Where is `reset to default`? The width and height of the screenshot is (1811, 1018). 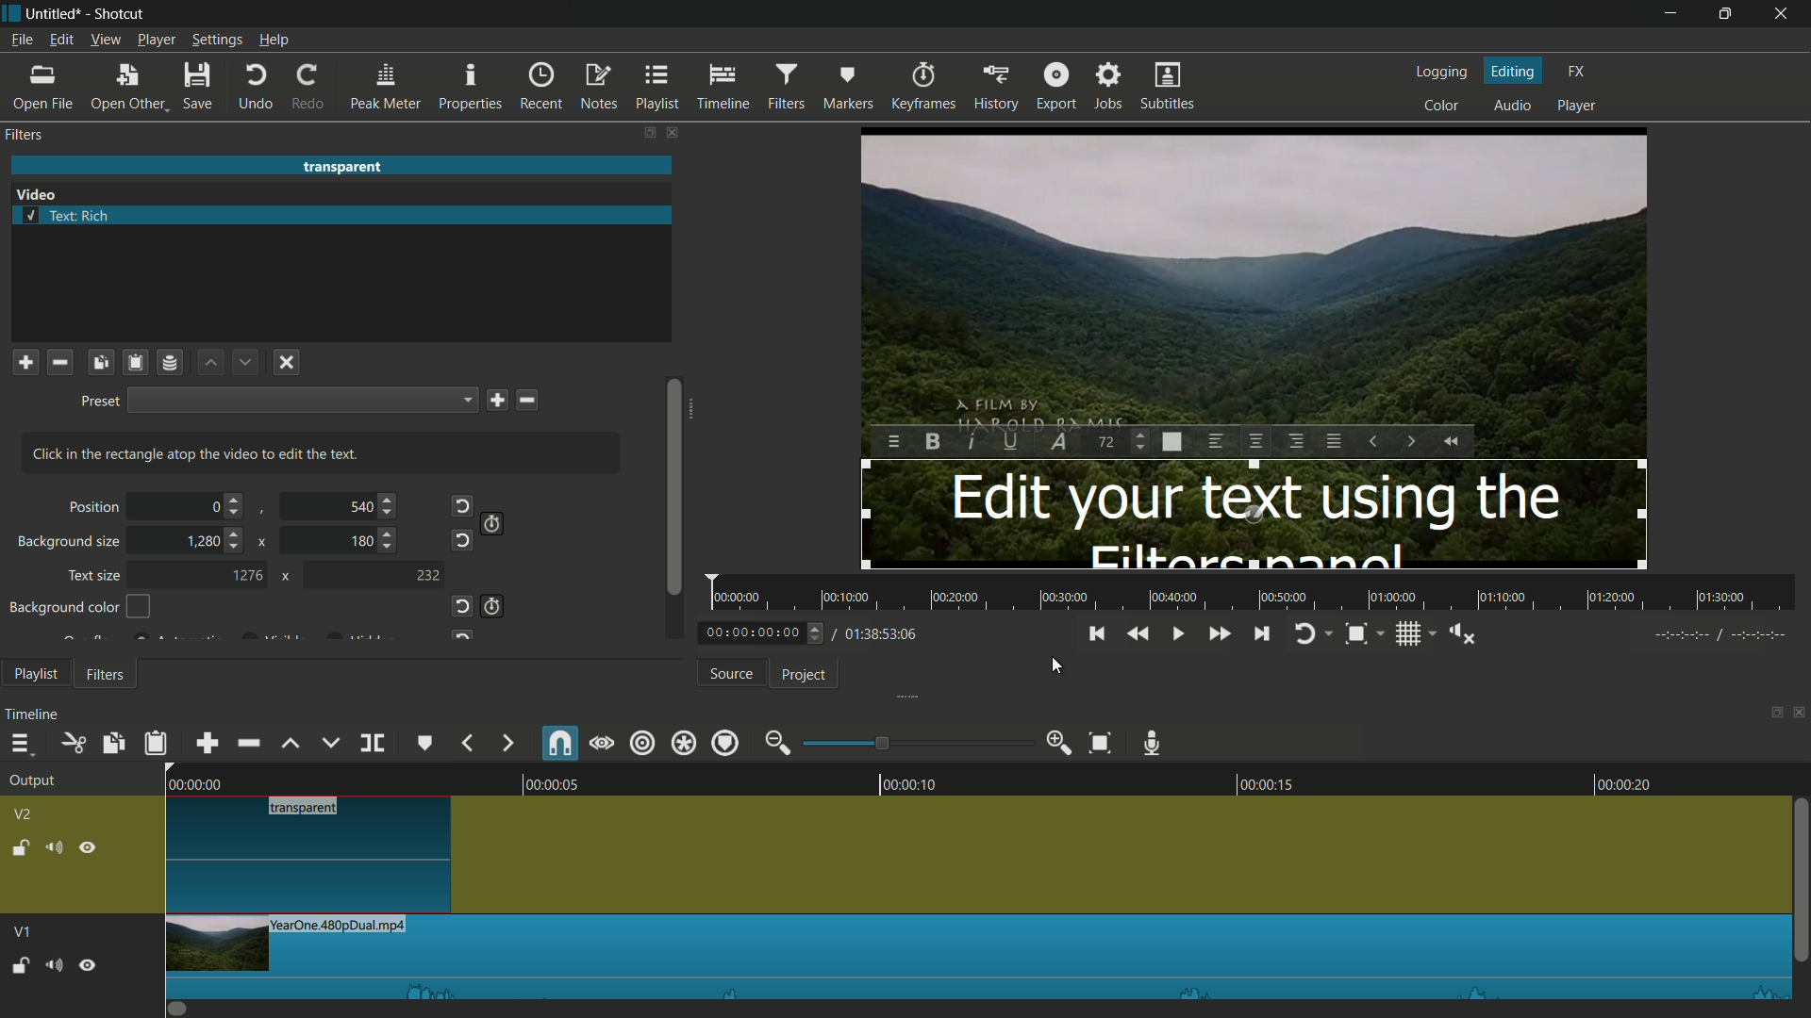 reset to default is located at coordinates (460, 540).